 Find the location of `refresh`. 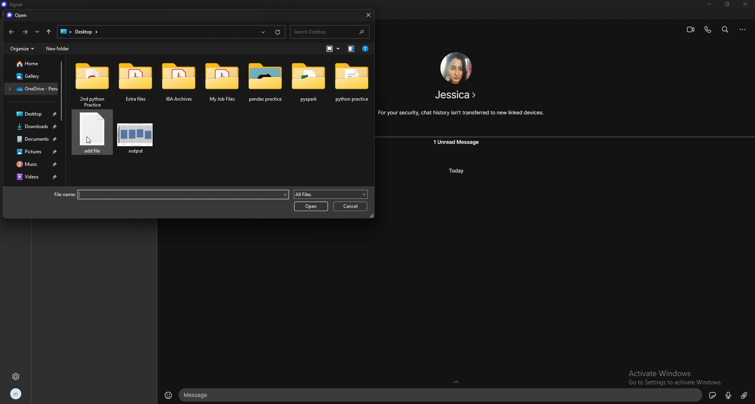

refresh is located at coordinates (278, 32).